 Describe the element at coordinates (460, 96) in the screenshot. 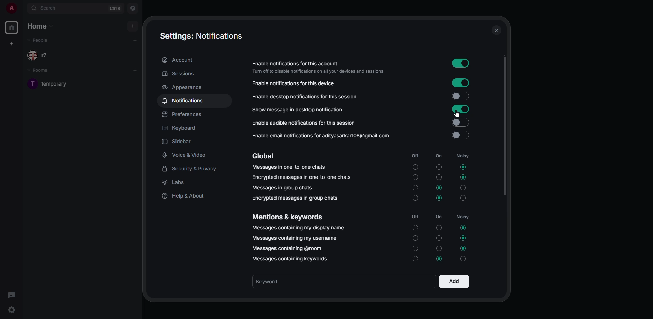

I see `click to enable` at that location.